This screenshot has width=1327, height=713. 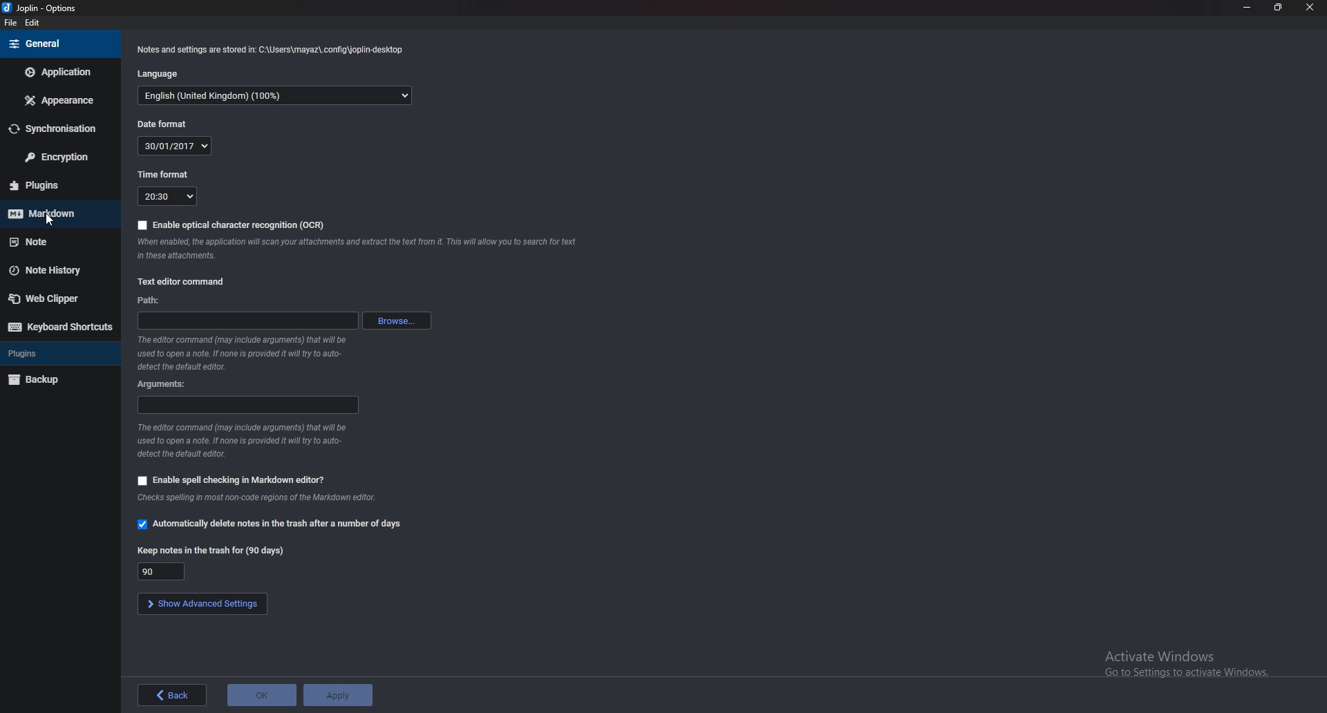 What do you see at coordinates (263, 694) in the screenshot?
I see `ok` at bounding box center [263, 694].